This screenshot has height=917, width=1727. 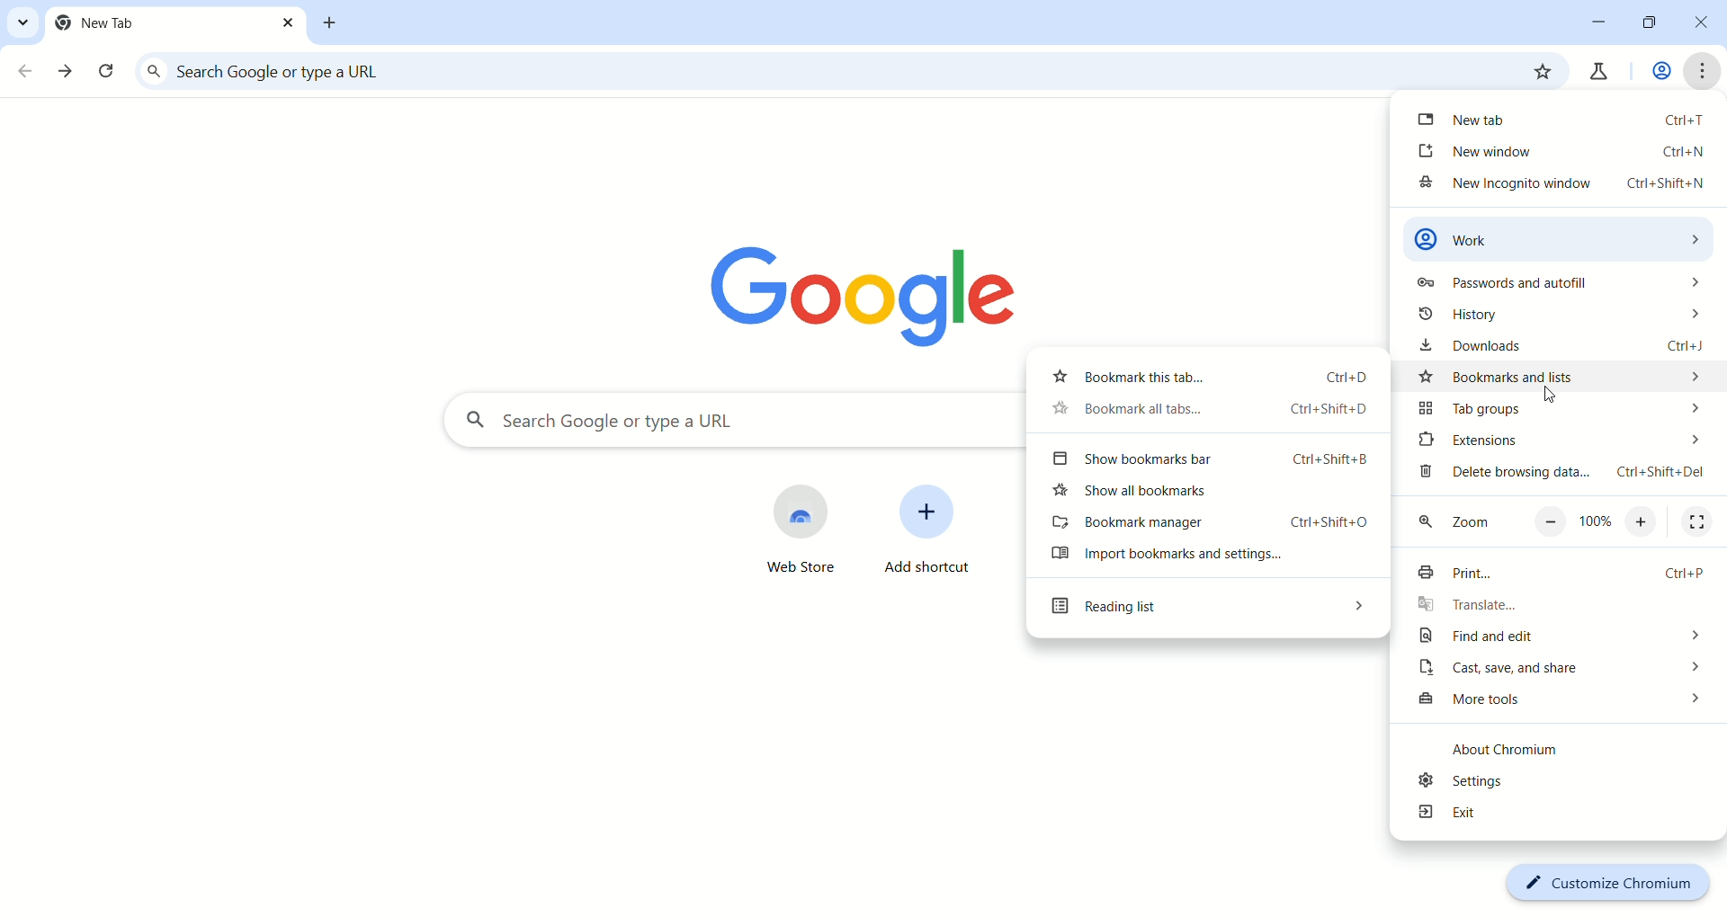 What do you see at coordinates (1203, 375) in the screenshot?
I see `bookmark this tab` at bounding box center [1203, 375].